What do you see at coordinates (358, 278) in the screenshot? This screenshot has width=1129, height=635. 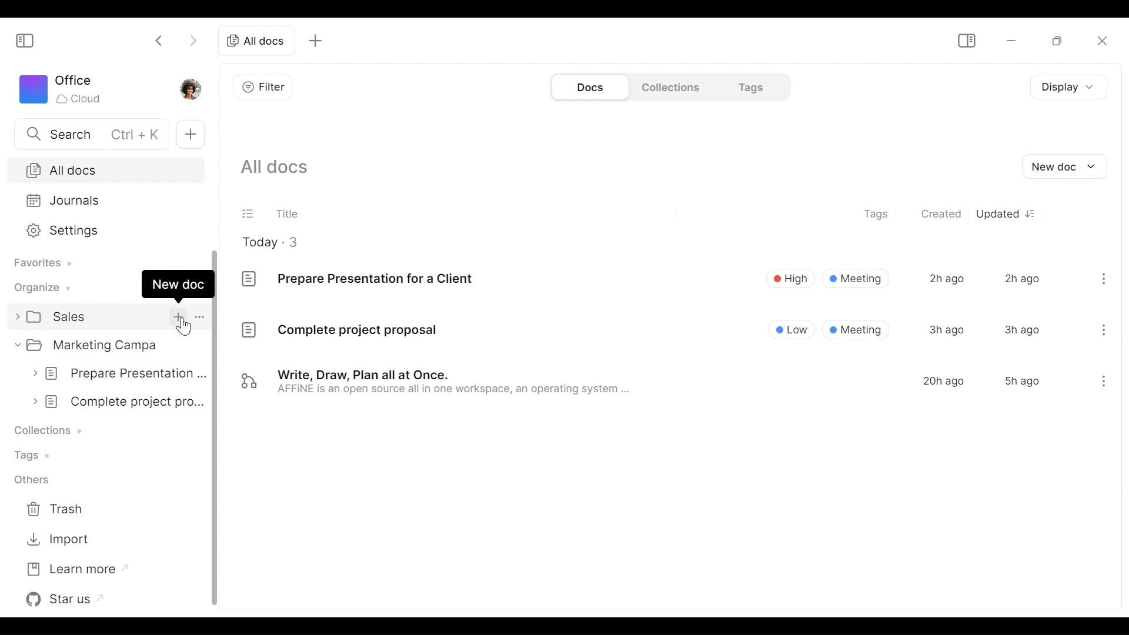 I see ` Prepare Presentation for a Client` at bounding box center [358, 278].